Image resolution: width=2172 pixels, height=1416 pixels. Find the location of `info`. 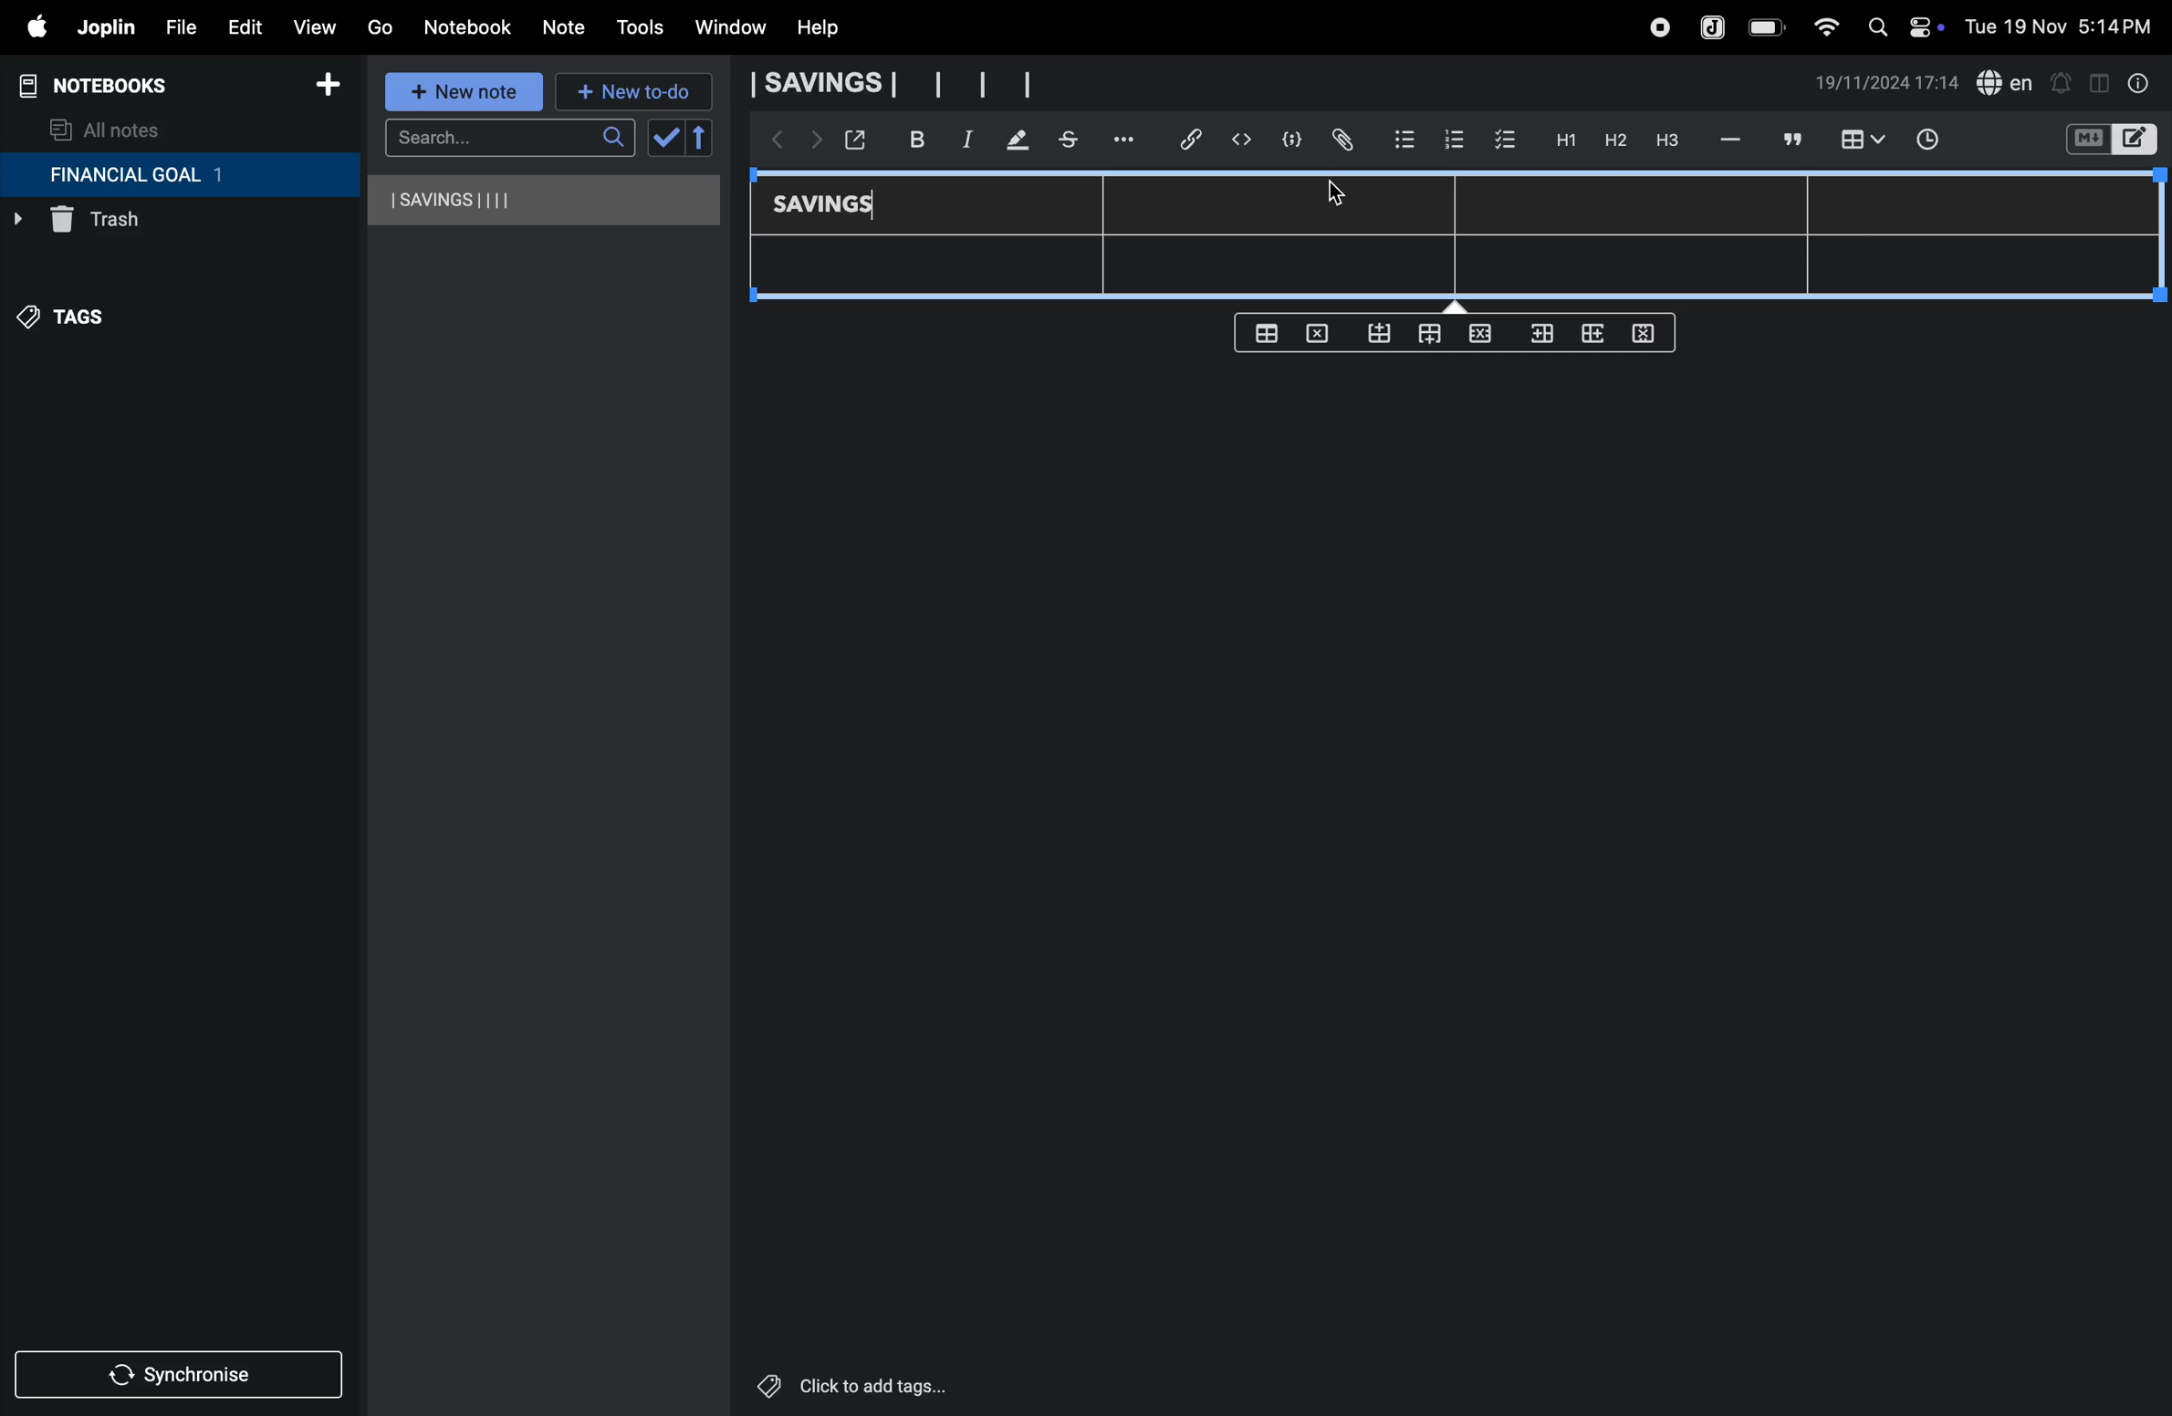

info is located at coordinates (2140, 83).